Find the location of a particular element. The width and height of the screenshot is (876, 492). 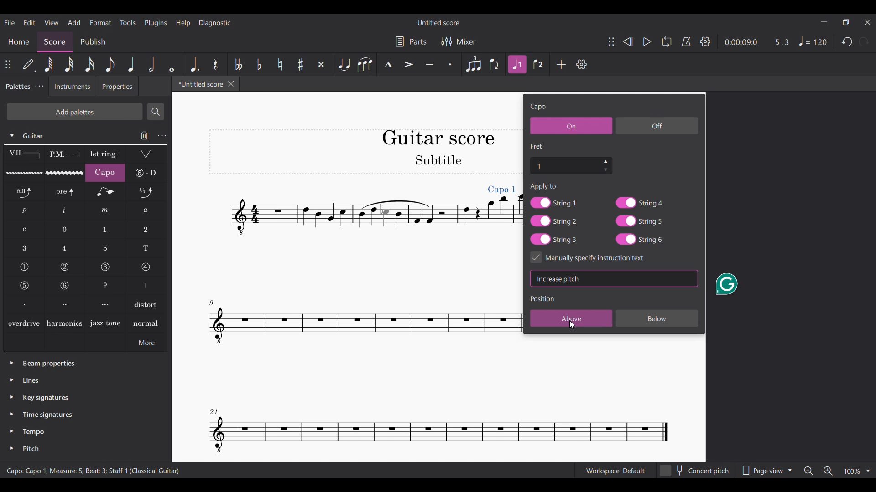

Pre-bend is located at coordinates (65, 192).